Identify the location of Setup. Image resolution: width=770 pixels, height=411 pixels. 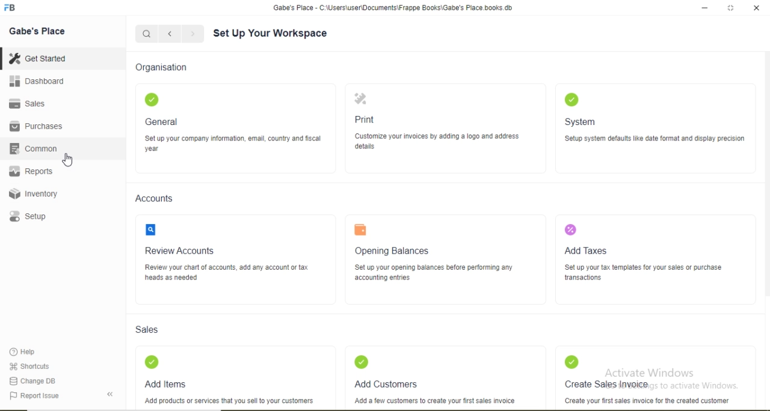
(27, 216).